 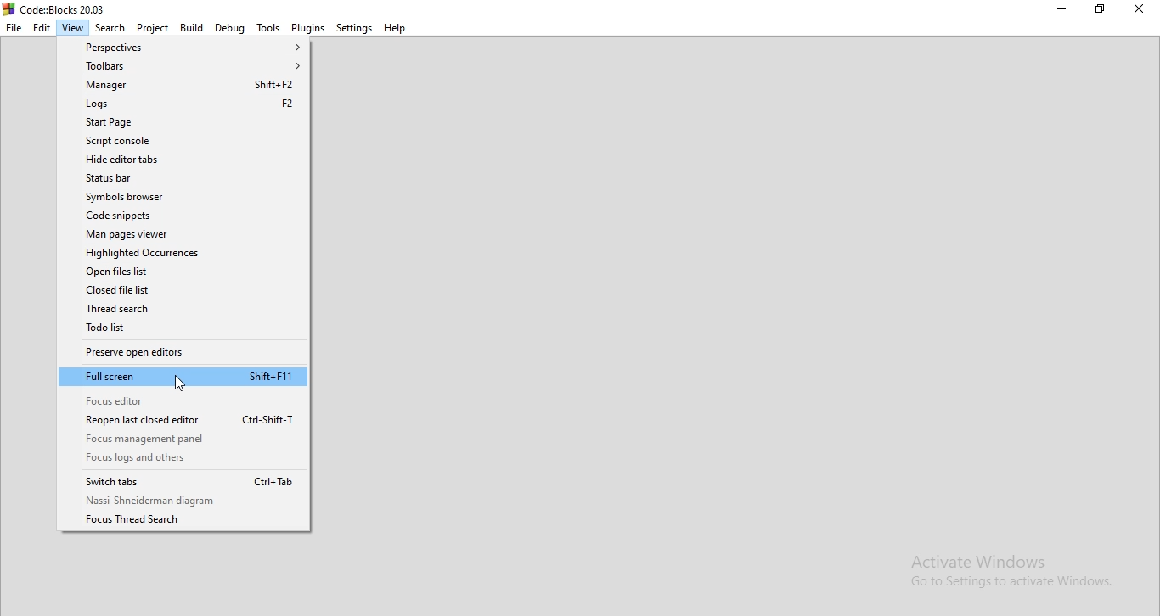 I want to click on Preserve open editors, so click(x=183, y=352).